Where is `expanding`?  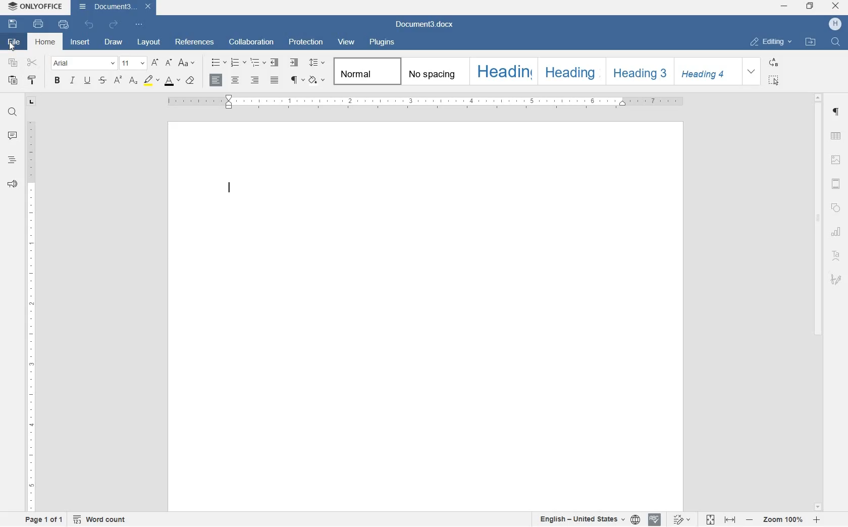 expanding is located at coordinates (751, 71).